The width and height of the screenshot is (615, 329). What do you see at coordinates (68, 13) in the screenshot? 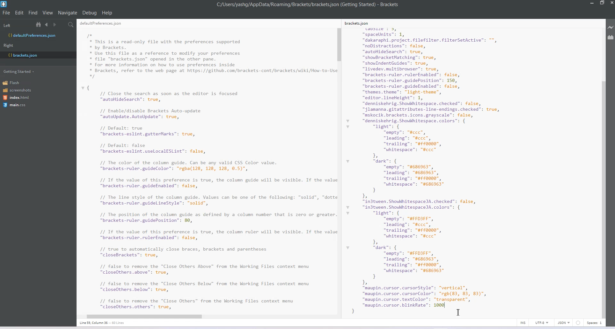
I see `Navigate` at bounding box center [68, 13].